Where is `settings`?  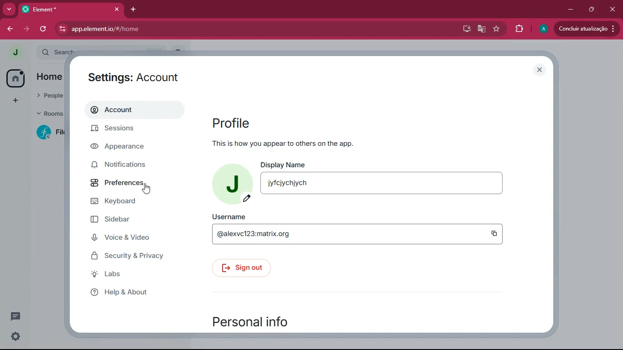
settings is located at coordinates (150, 77).